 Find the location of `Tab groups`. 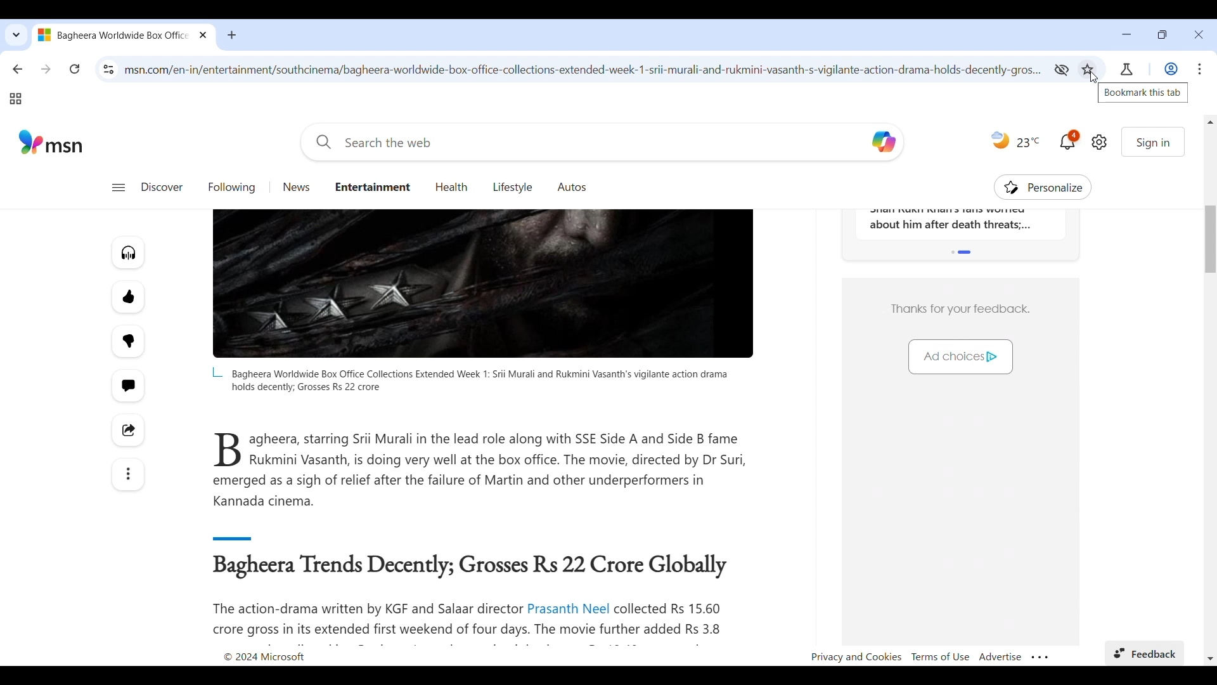

Tab groups is located at coordinates (15, 99).